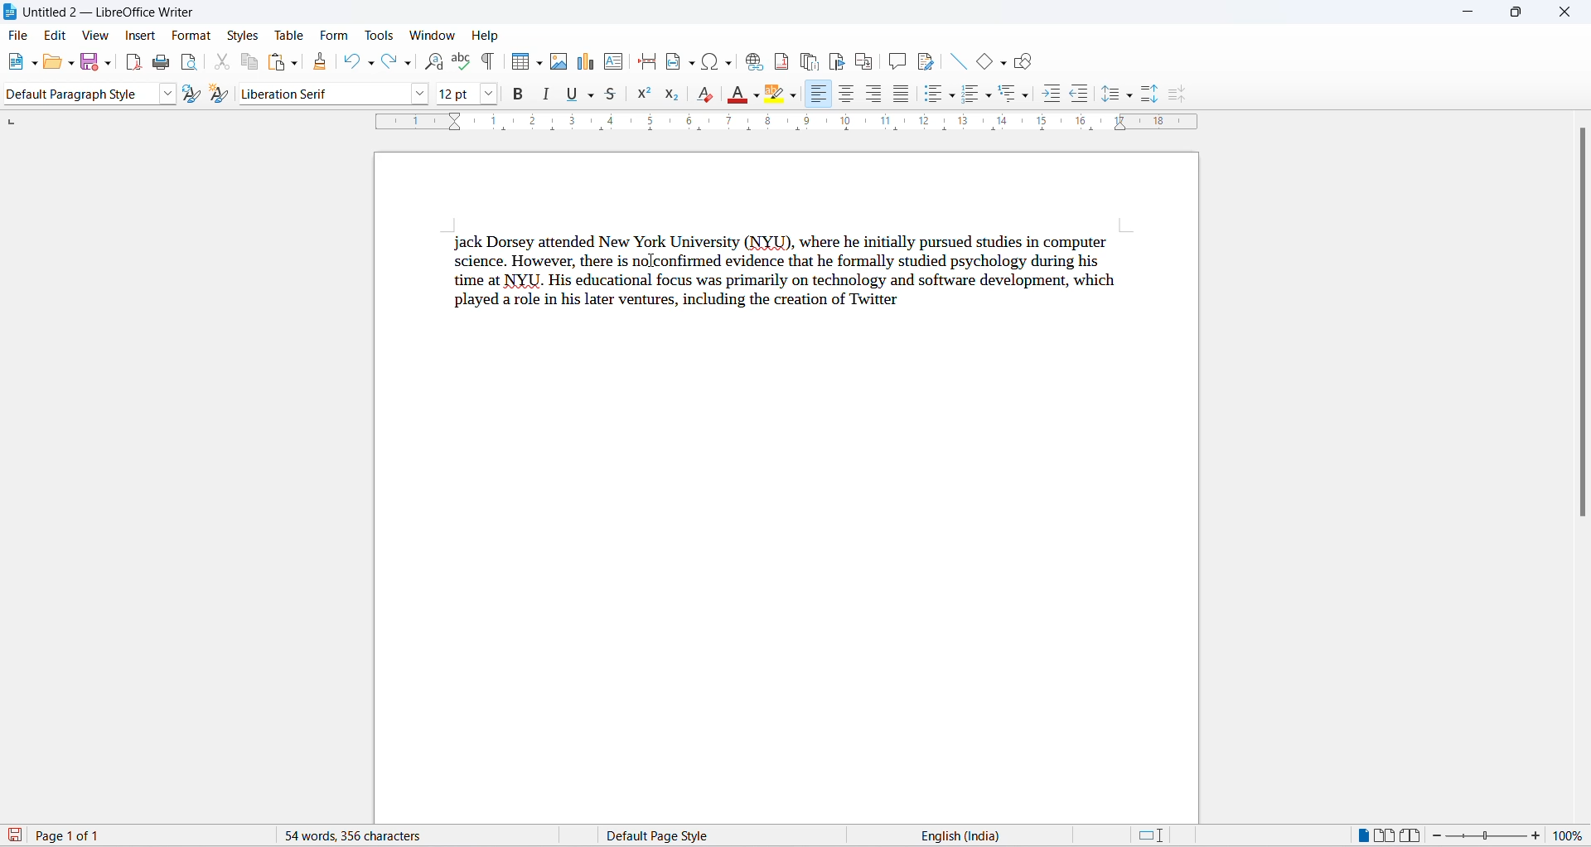 This screenshot has height=847, width=1591. Describe the element at coordinates (844, 93) in the screenshot. I see `text align center` at that location.